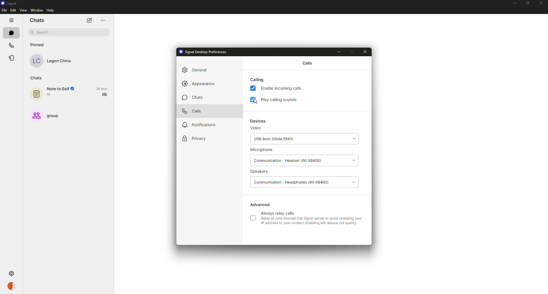  What do you see at coordinates (253, 218) in the screenshot?
I see `click to enable` at bounding box center [253, 218].